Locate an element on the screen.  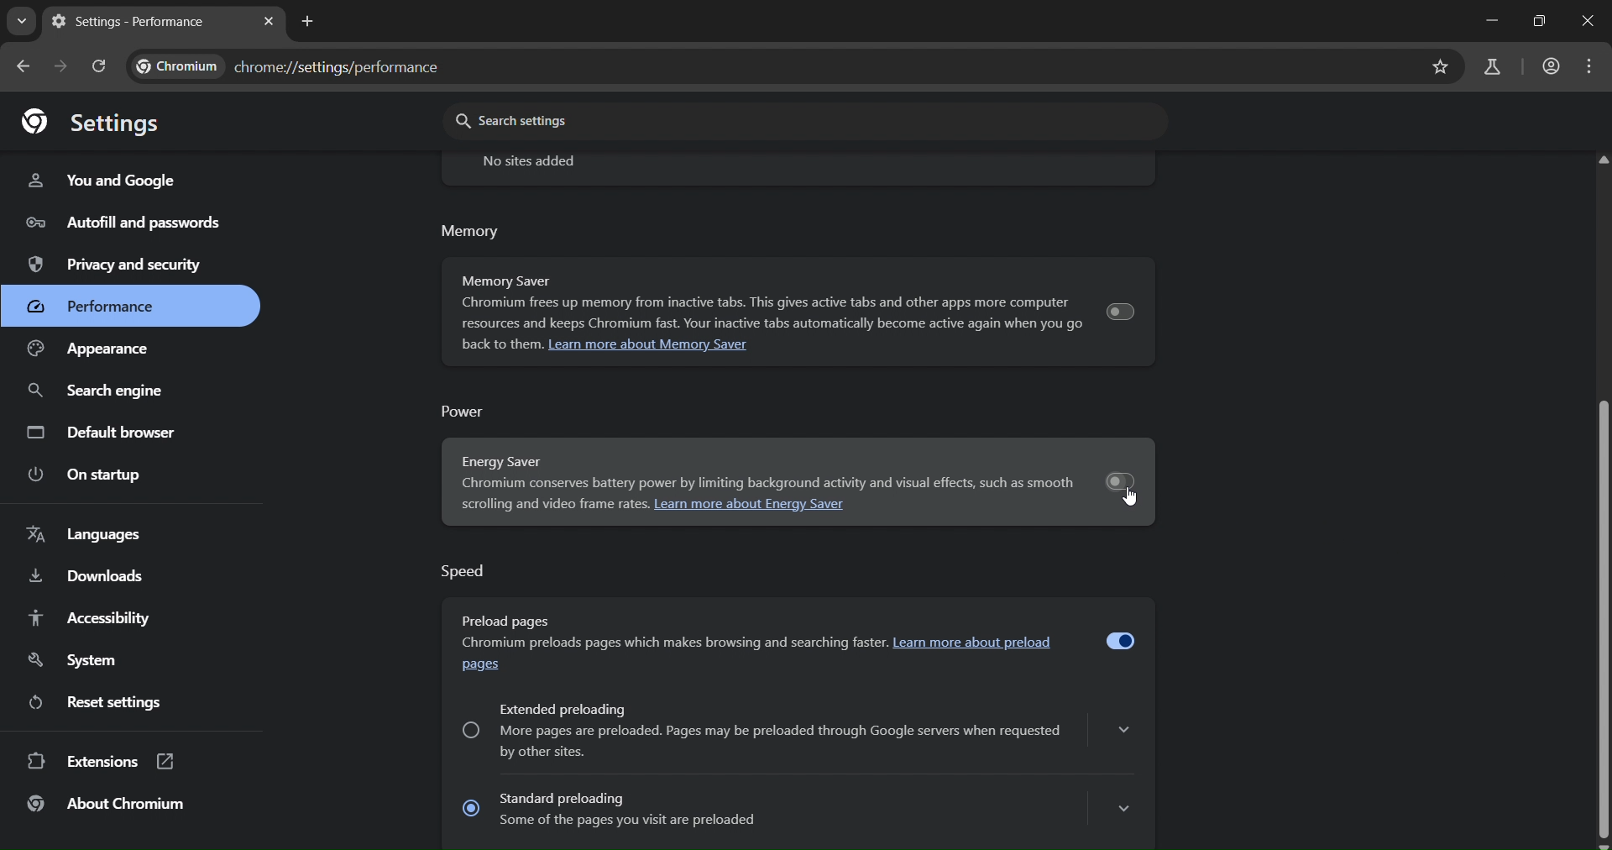
reload is located at coordinates (104, 66).